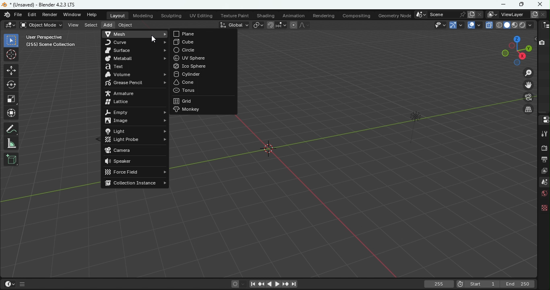 The width and height of the screenshot is (550, 290). What do you see at coordinates (12, 71) in the screenshot?
I see `Move` at bounding box center [12, 71].